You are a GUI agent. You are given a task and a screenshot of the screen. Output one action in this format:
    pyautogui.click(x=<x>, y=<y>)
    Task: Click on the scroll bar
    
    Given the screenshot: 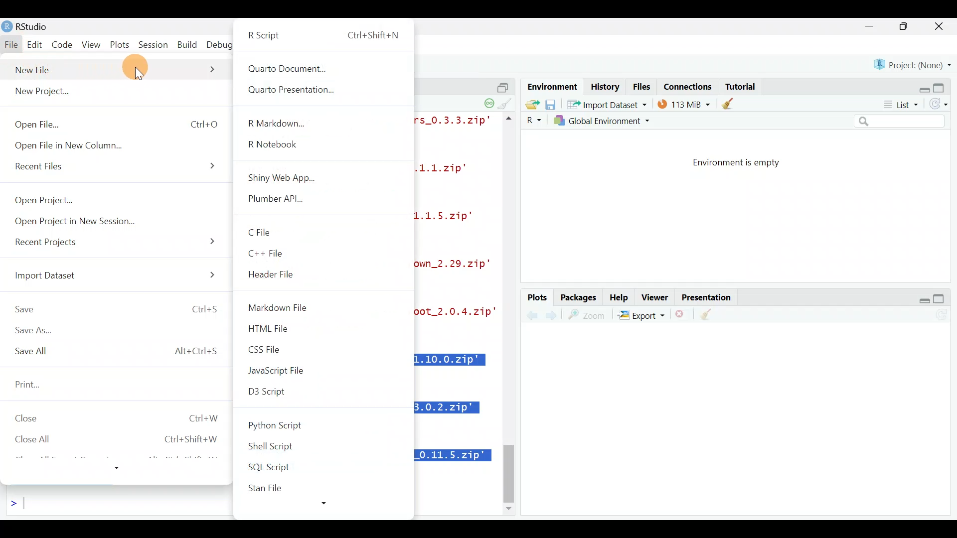 What is the action you would take?
    pyautogui.click(x=510, y=315)
    